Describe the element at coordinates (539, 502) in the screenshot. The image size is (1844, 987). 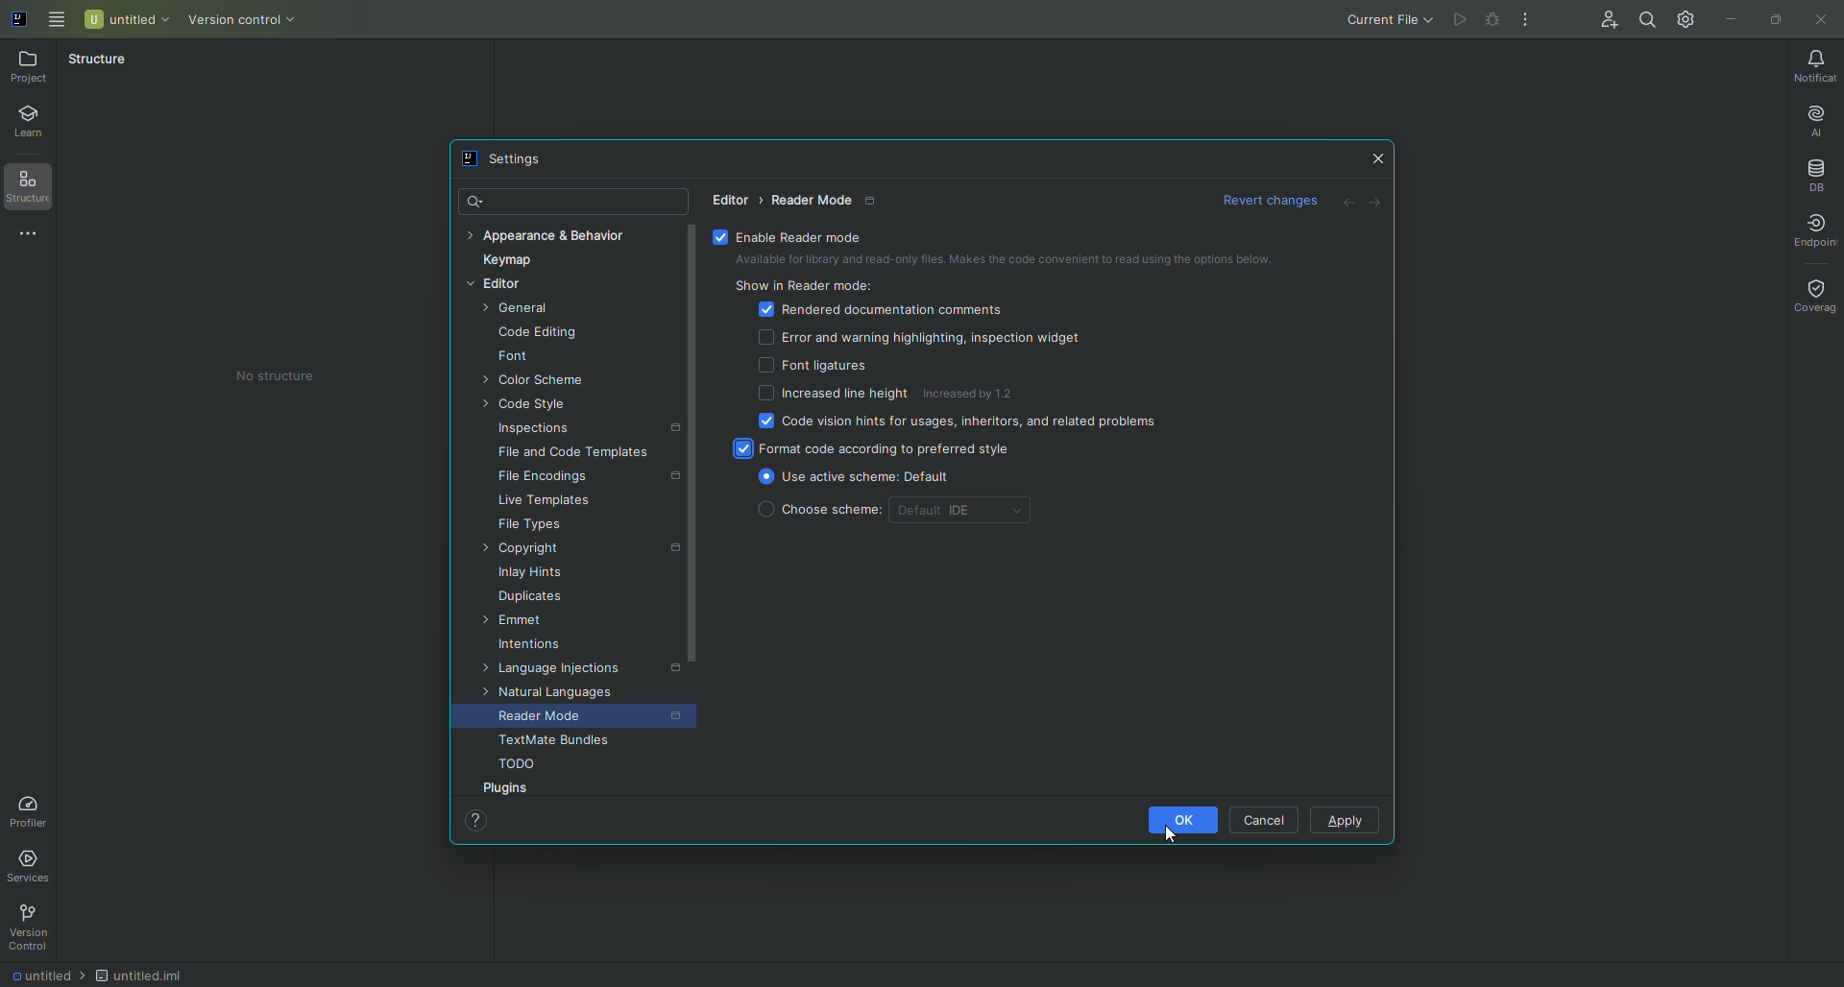
I see `Live templates` at that location.